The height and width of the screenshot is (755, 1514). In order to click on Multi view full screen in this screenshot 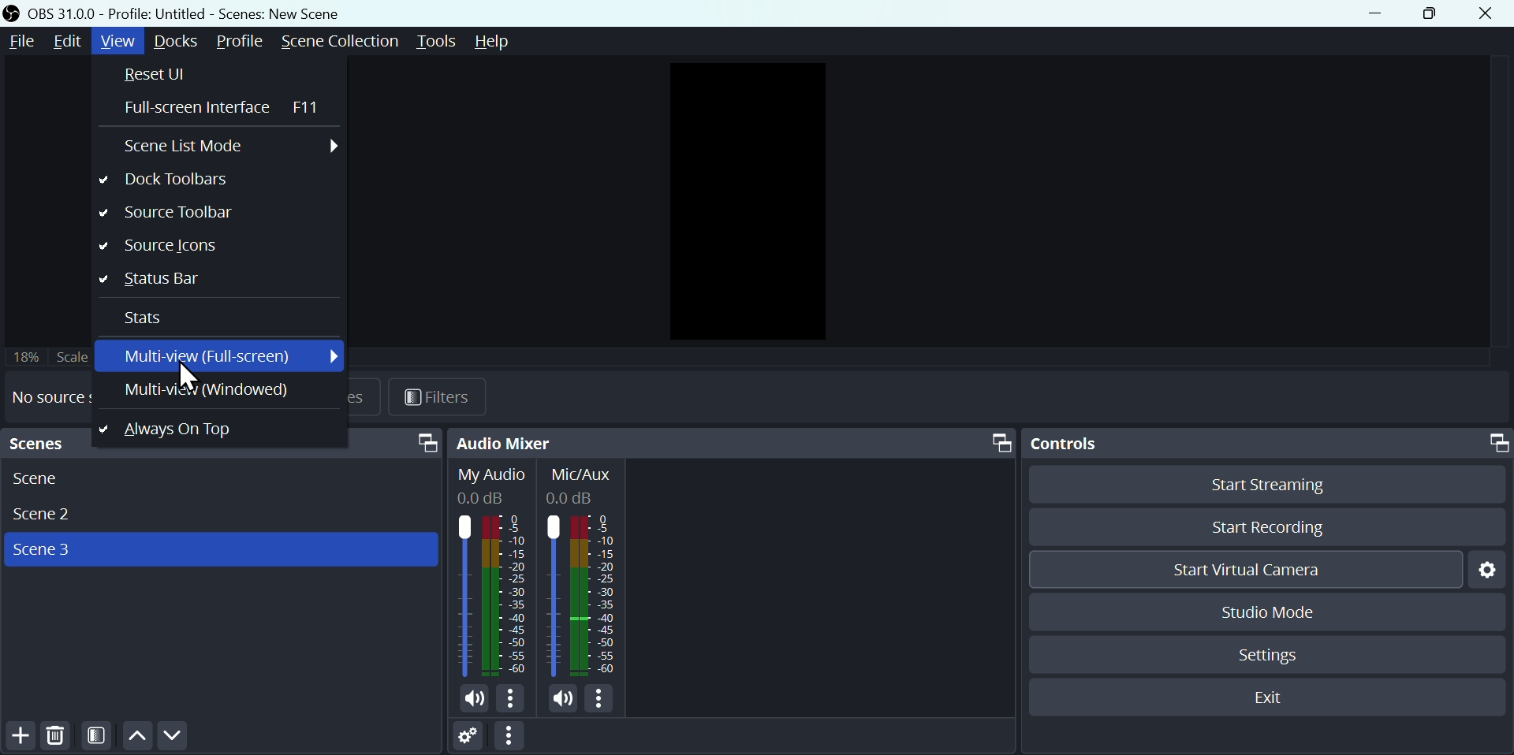, I will do `click(222, 357)`.